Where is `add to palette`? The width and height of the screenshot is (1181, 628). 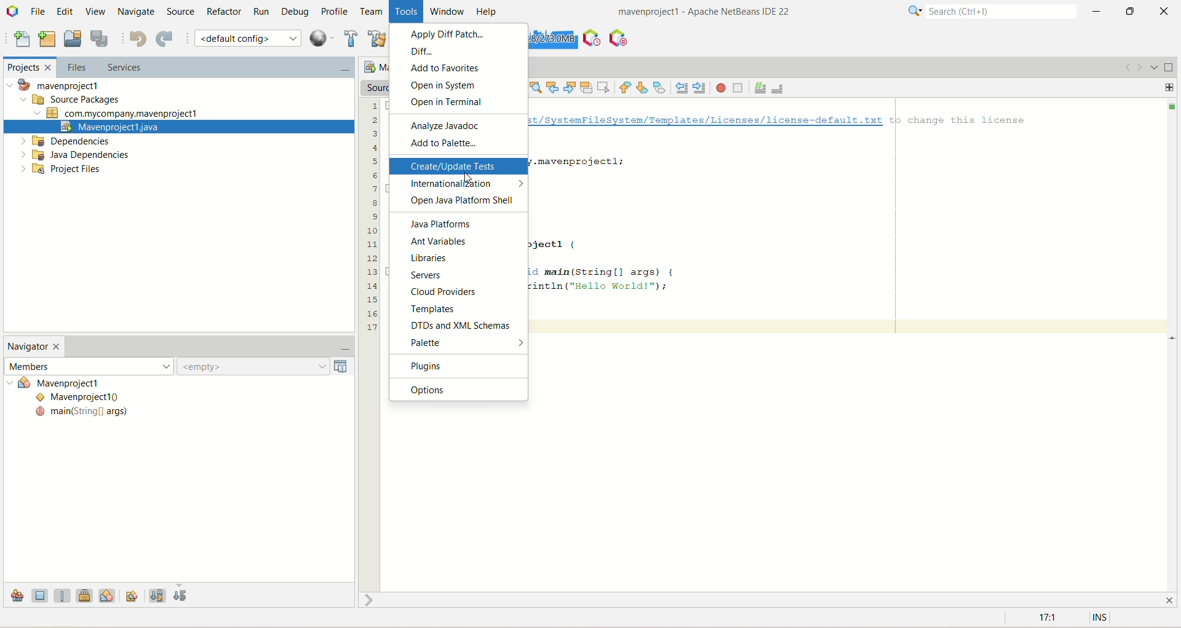 add to palette is located at coordinates (461, 144).